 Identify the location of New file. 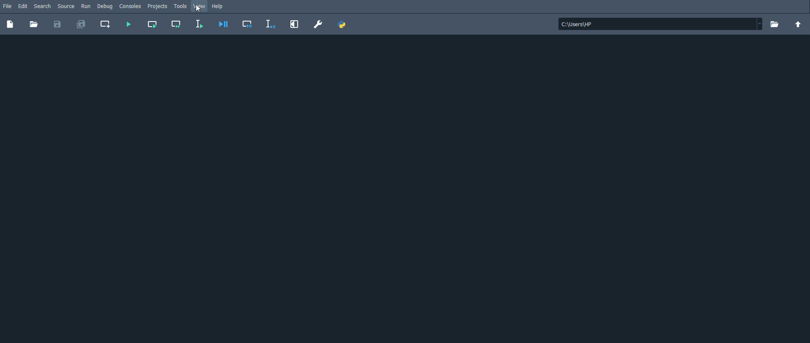
(10, 24).